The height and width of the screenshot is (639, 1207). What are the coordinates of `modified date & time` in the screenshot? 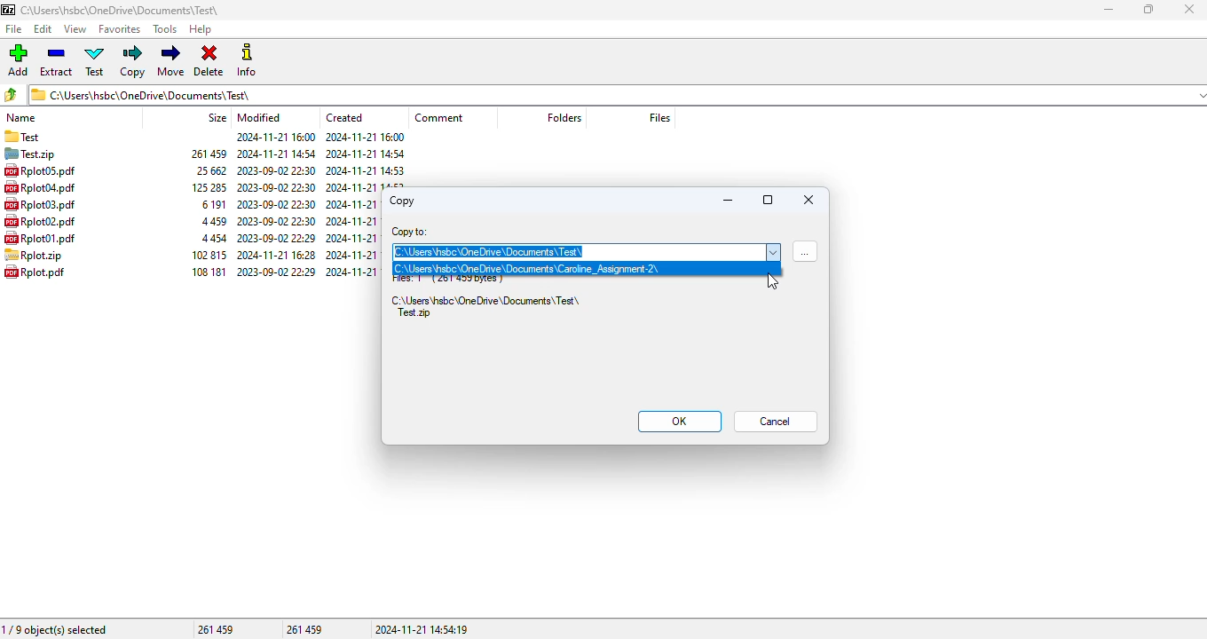 It's located at (276, 272).